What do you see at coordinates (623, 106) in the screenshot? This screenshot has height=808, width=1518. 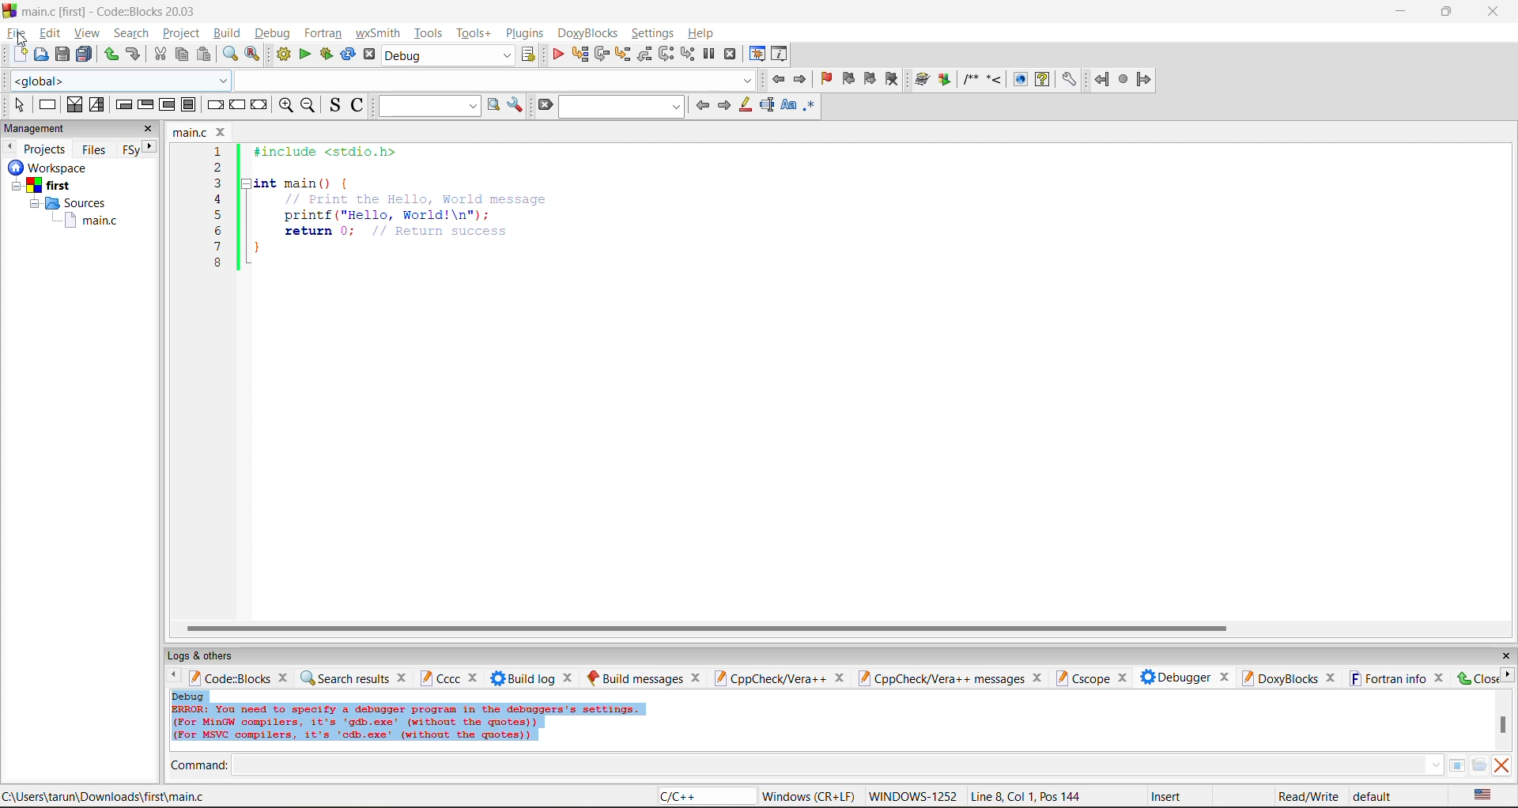 I see `search` at bounding box center [623, 106].